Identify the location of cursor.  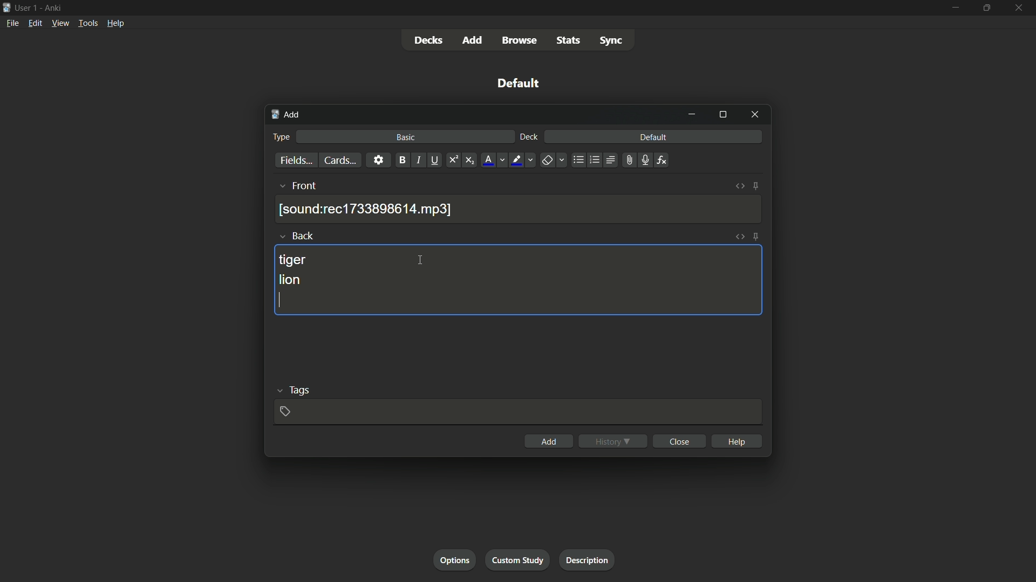
(420, 261).